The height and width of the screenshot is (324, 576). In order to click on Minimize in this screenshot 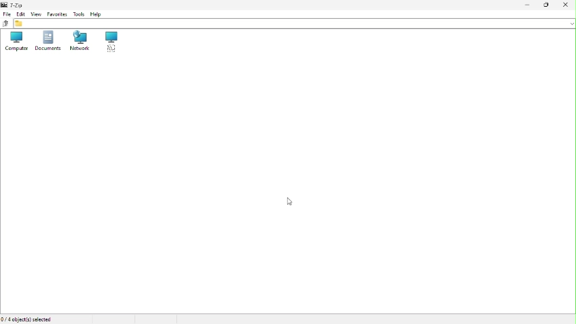, I will do `click(525, 5)`.